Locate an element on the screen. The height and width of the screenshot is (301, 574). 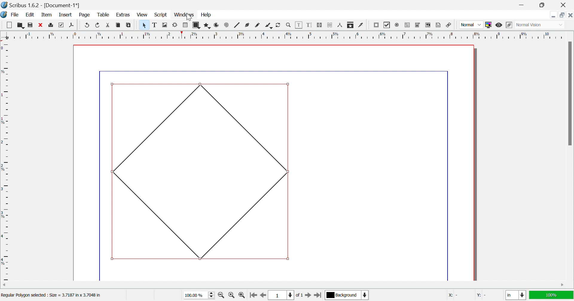
Page is located at coordinates (84, 15).